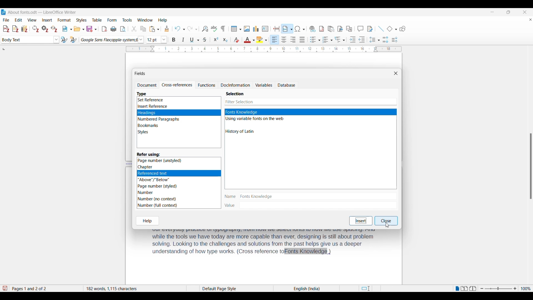 Image resolution: width=533 pixels, height=300 pixels. I want to click on Headings, so click(179, 113).